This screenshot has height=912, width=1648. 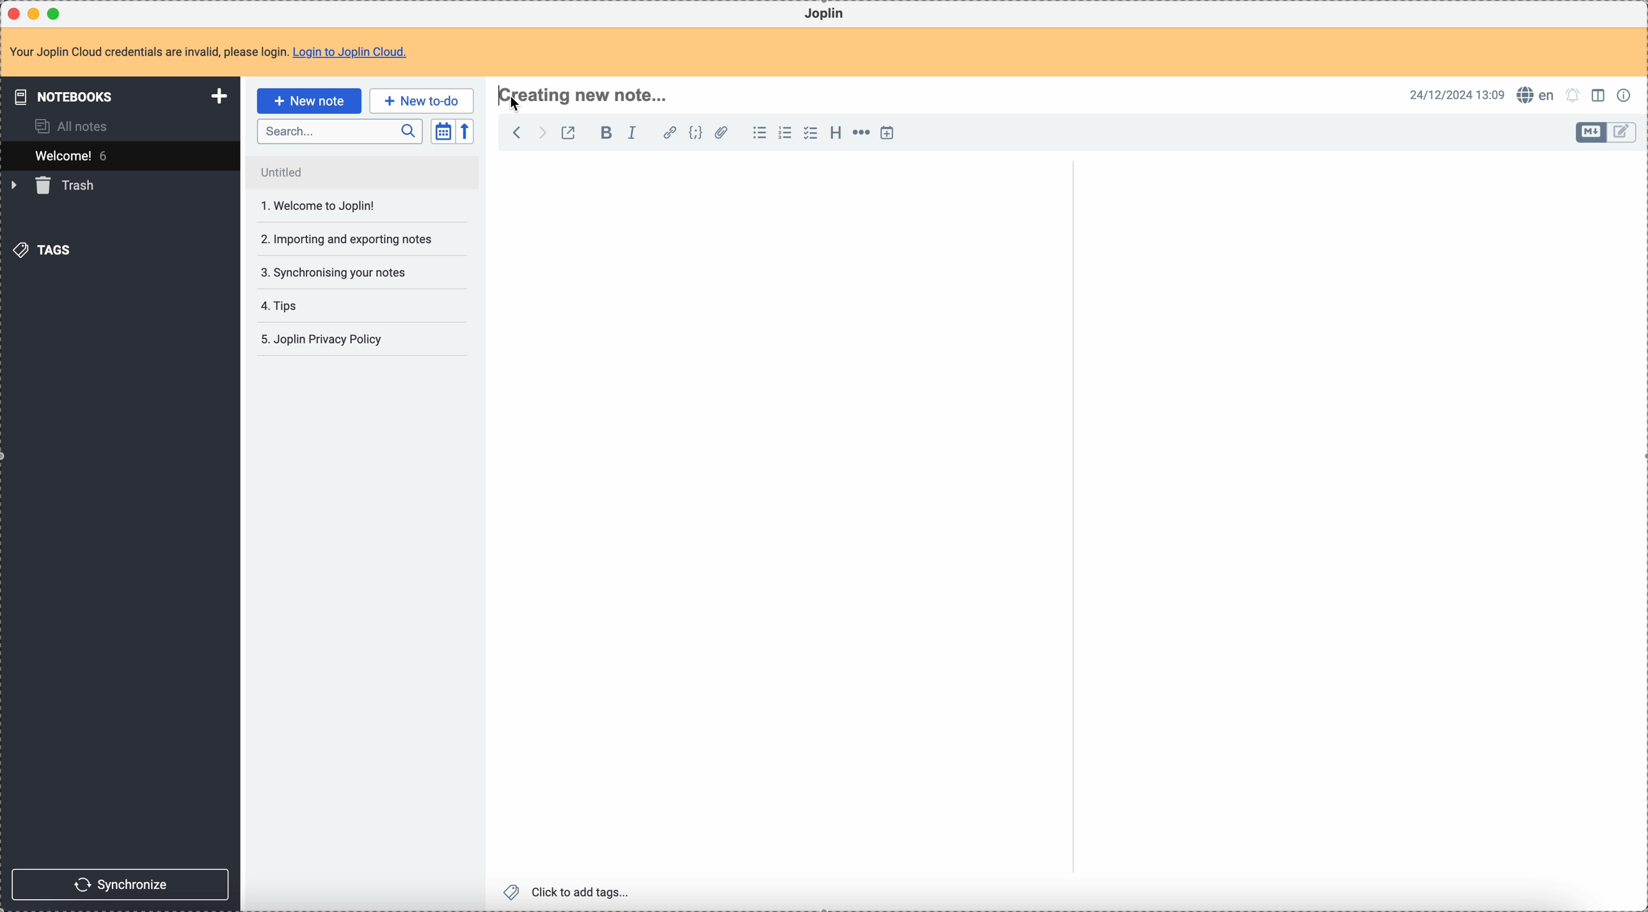 I want to click on numbered list, so click(x=786, y=133).